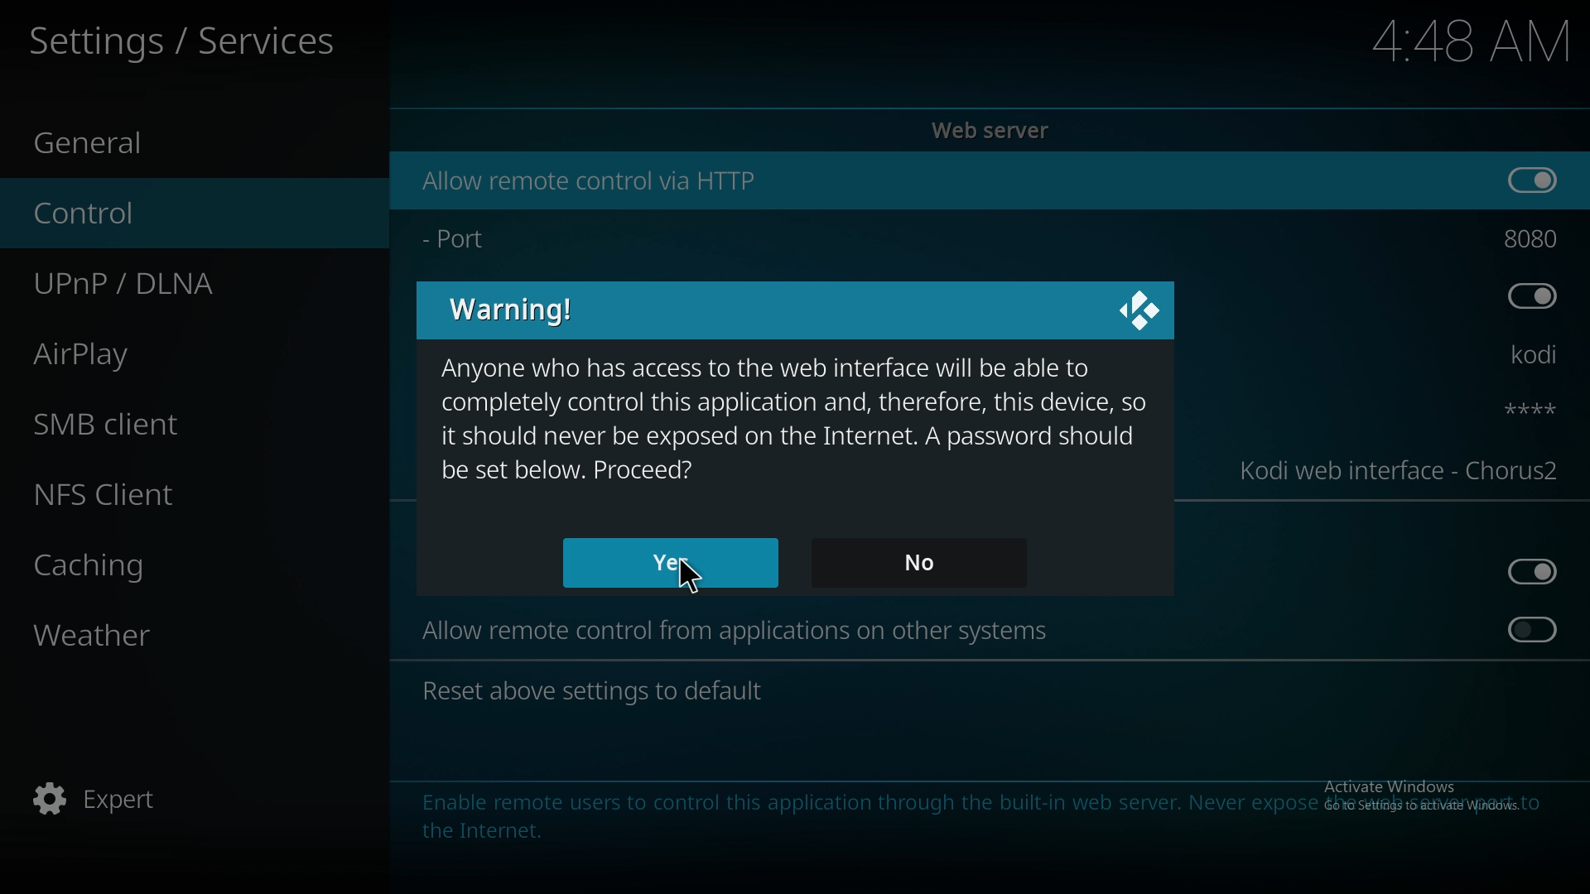 The image size is (1590, 894). Describe the element at coordinates (132, 566) in the screenshot. I see `caching` at that location.